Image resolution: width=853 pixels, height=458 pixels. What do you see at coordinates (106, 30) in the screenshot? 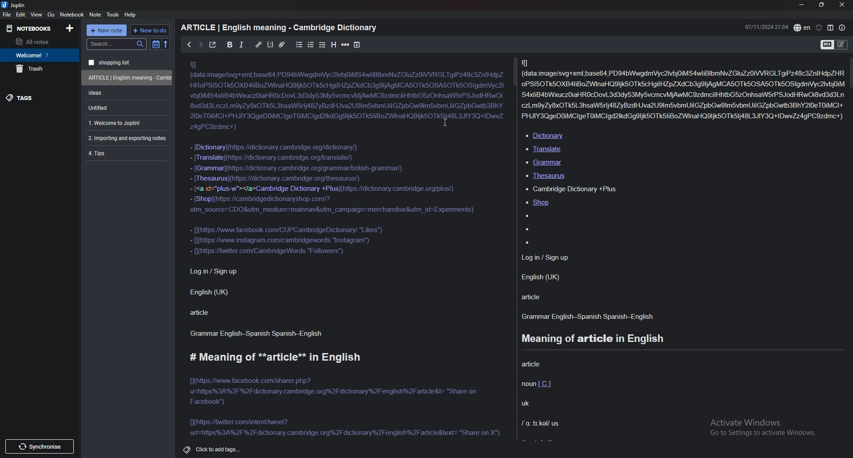
I see `new note` at bounding box center [106, 30].